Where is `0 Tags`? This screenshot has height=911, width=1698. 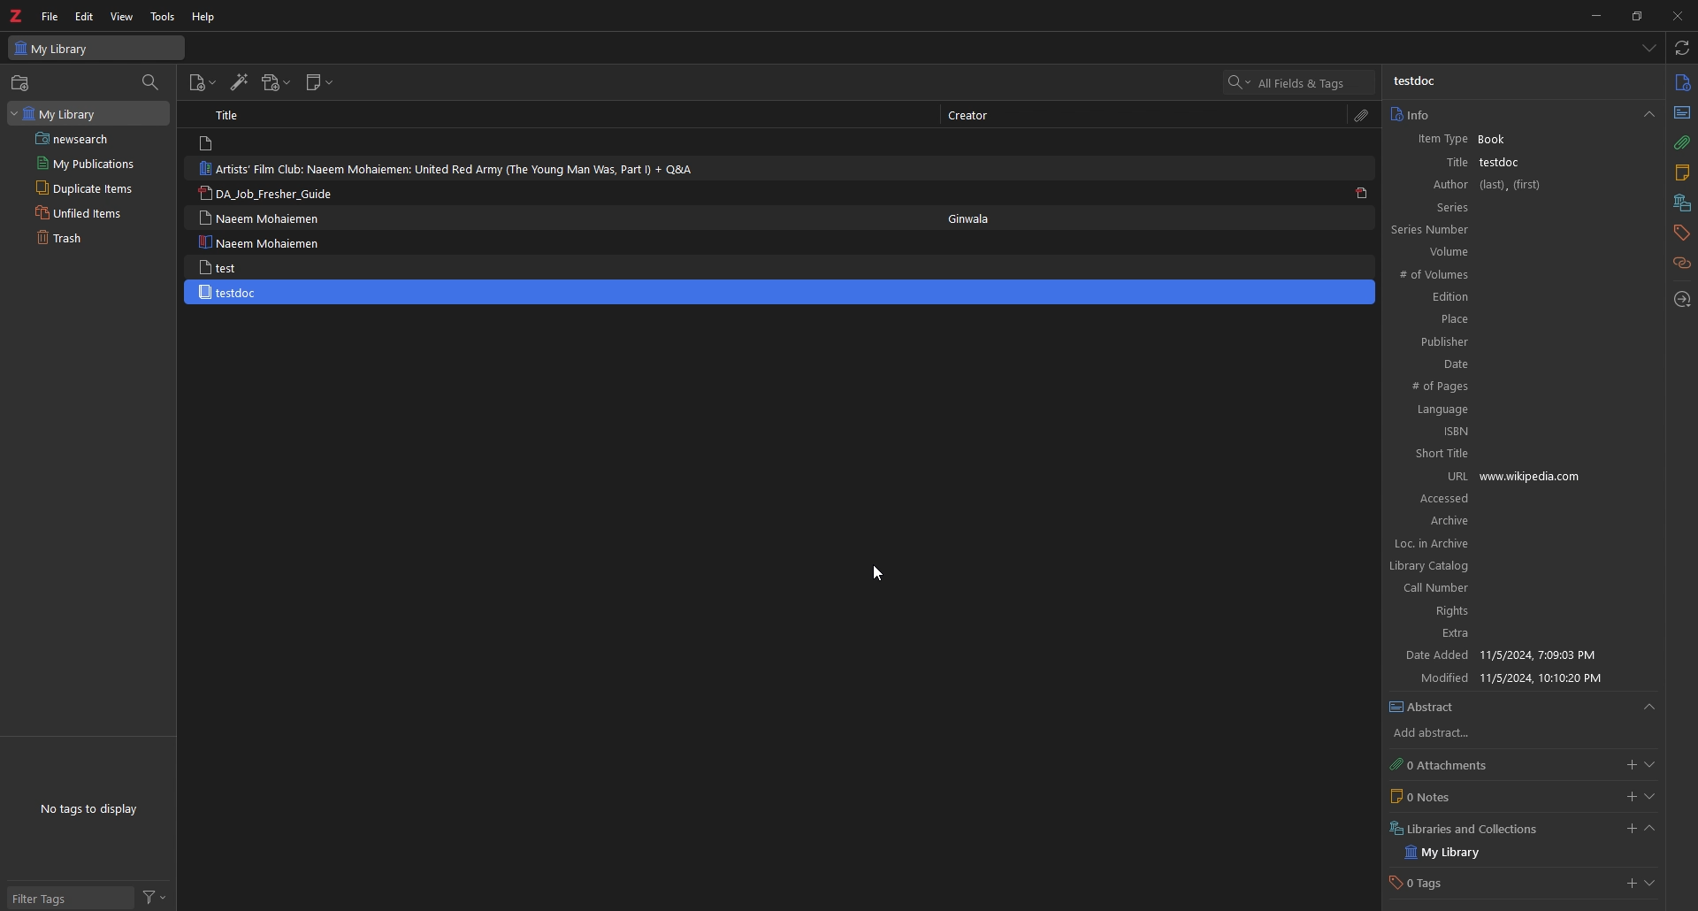
0 Tags is located at coordinates (1429, 883).